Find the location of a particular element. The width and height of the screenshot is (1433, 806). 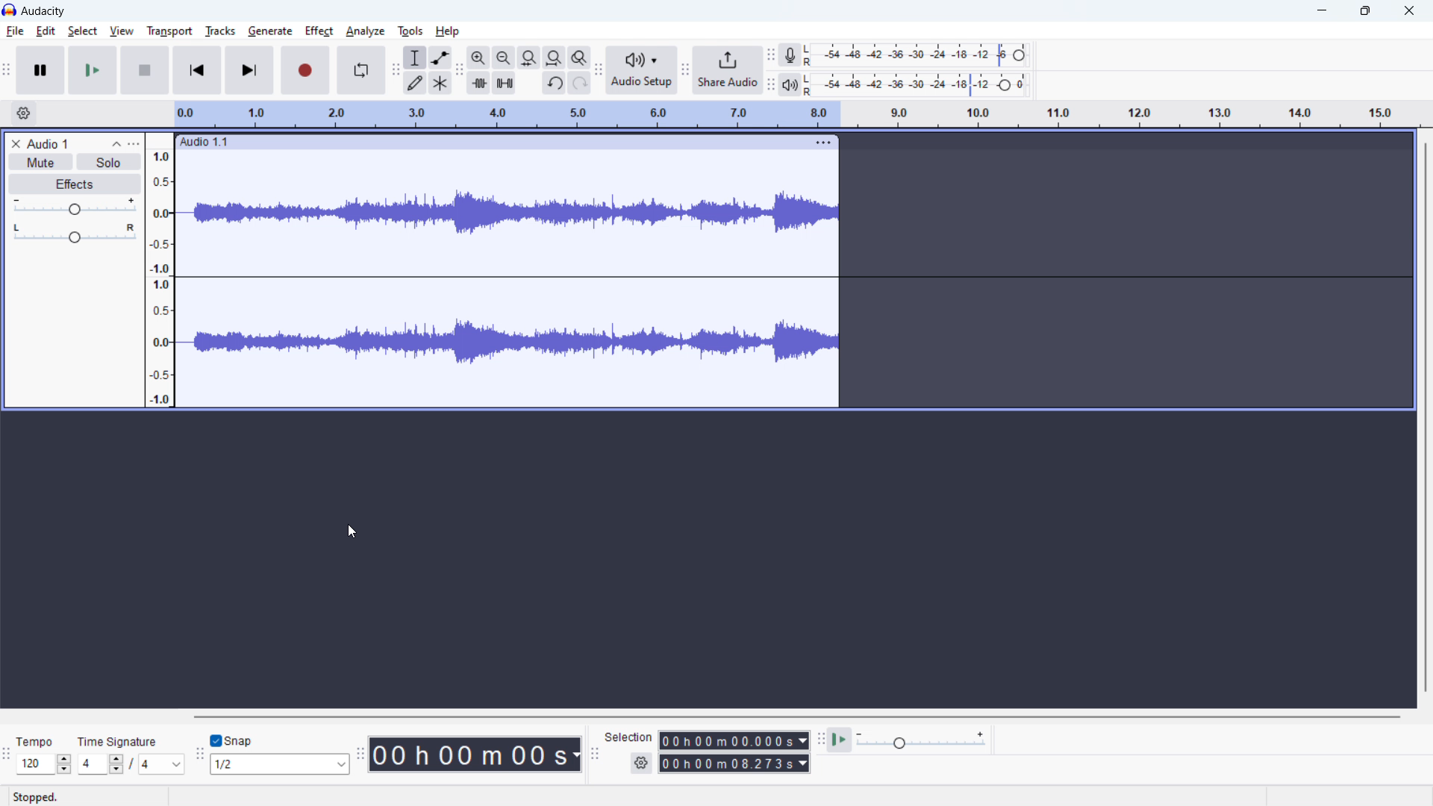

select is located at coordinates (82, 31).